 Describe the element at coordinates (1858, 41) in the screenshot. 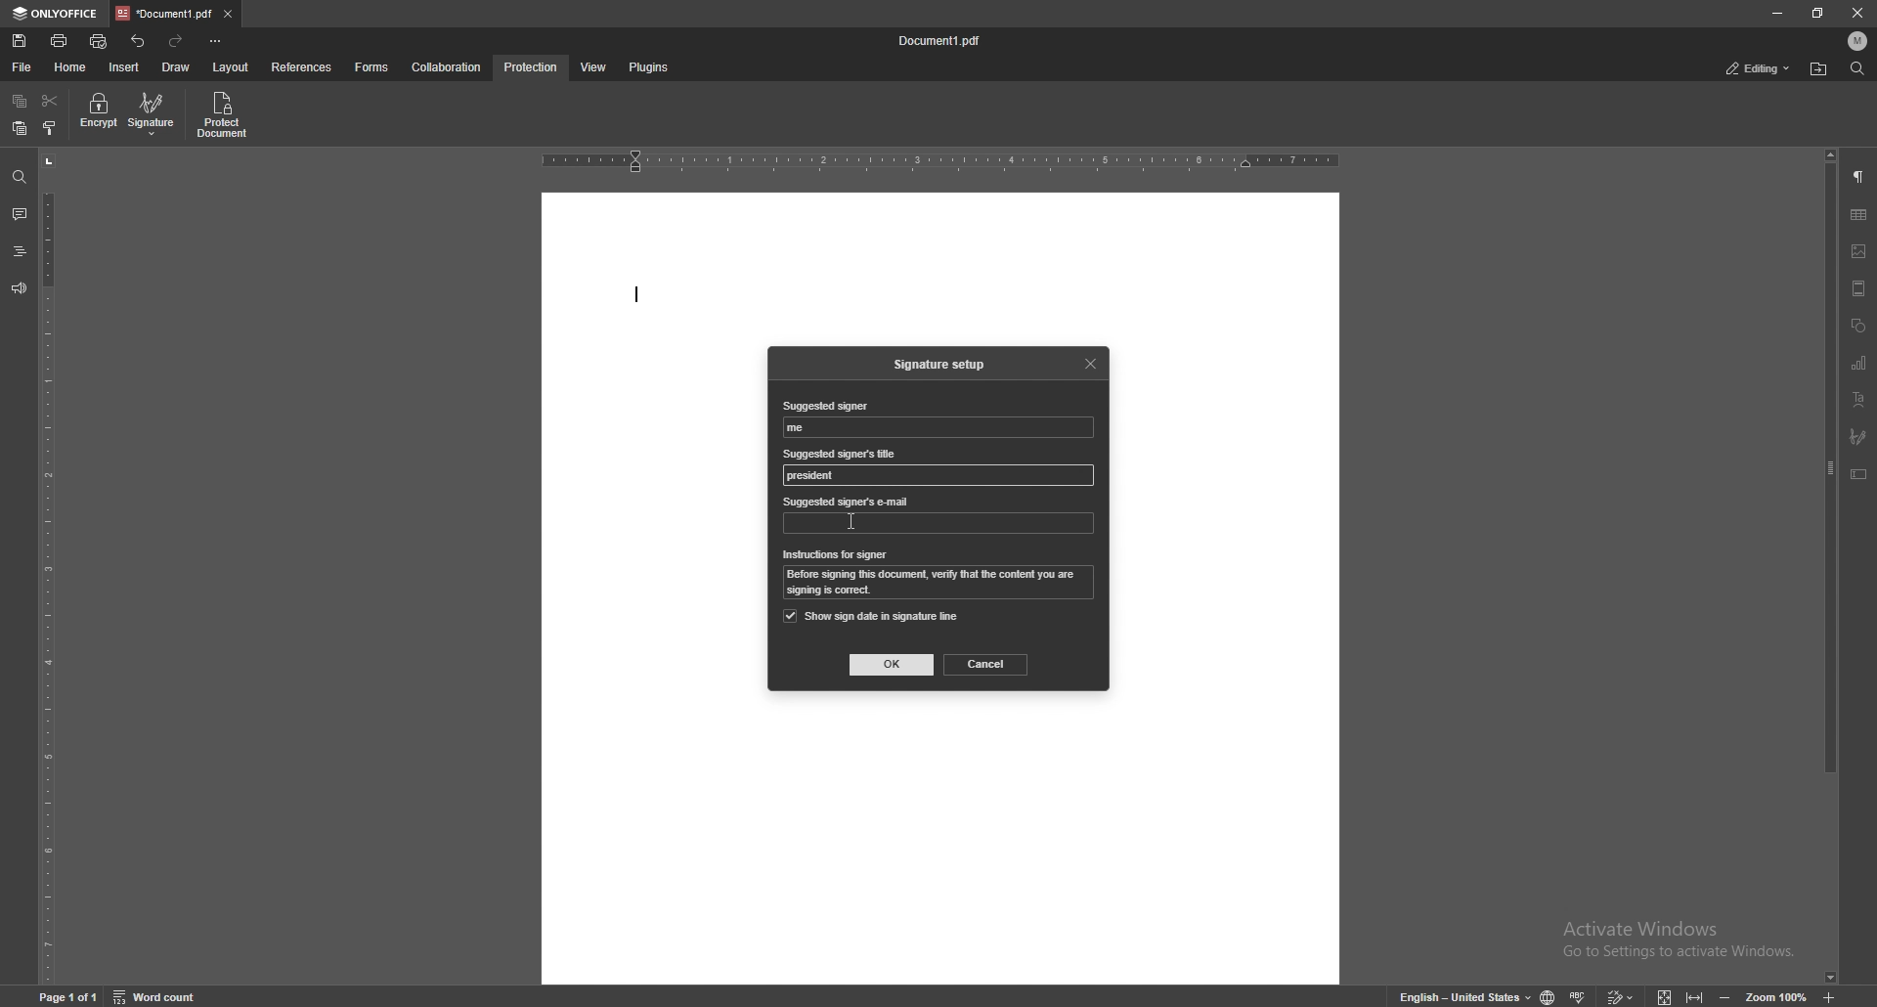

I see `profile` at that location.